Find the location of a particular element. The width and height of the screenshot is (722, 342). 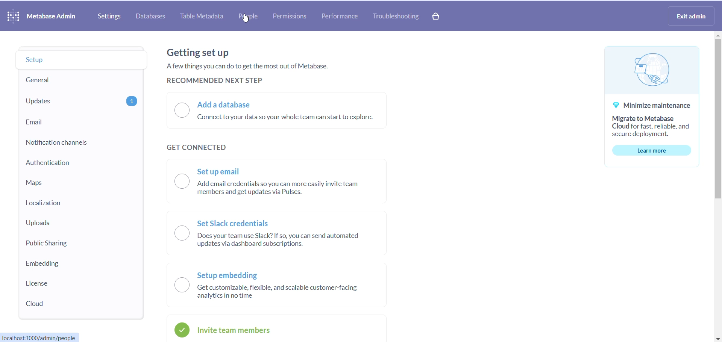

setup is located at coordinates (65, 59).